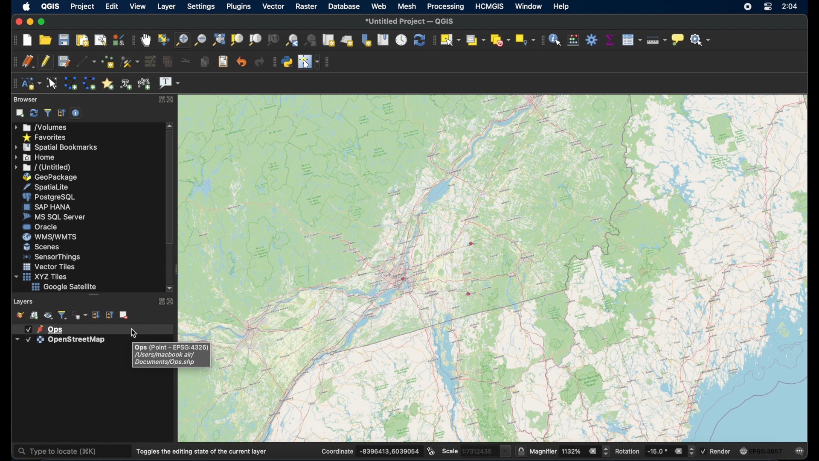  Describe the element at coordinates (307, 6) in the screenshot. I see `raster` at that location.